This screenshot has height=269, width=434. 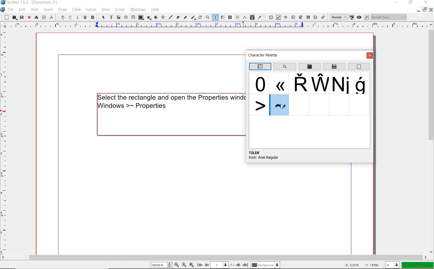 I want to click on glyphs, so click(x=319, y=83).